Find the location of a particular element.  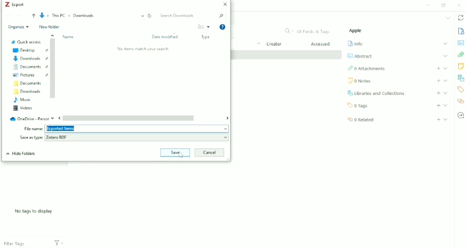

Horizontal scrollbar is located at coordinates (143, 118).